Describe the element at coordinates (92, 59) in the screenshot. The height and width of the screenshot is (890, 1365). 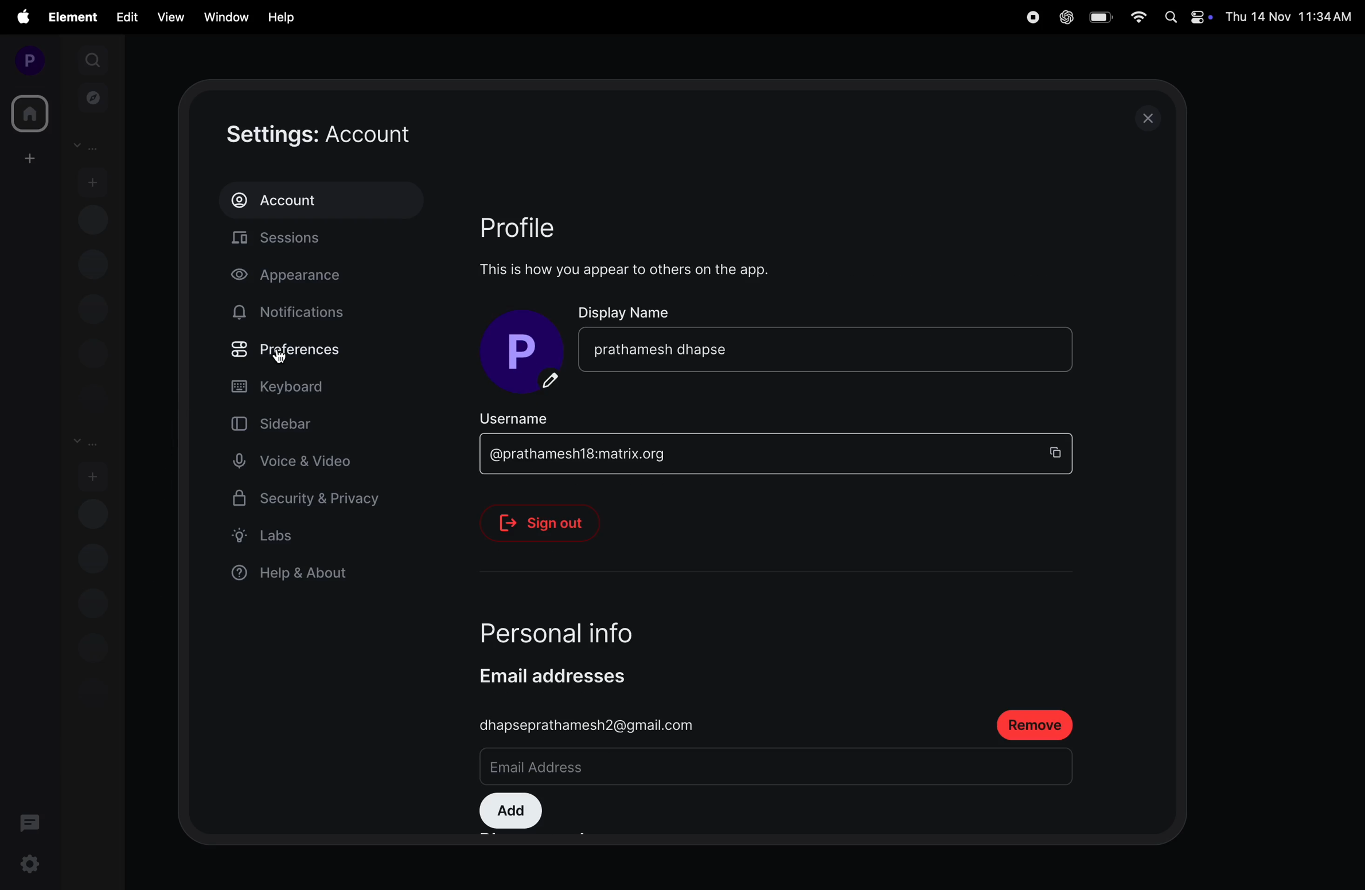
I see `search` at that location.